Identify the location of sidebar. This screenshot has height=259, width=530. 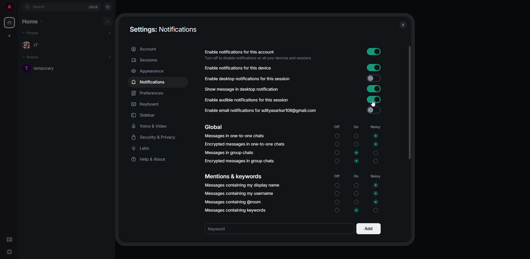
(145, 115).